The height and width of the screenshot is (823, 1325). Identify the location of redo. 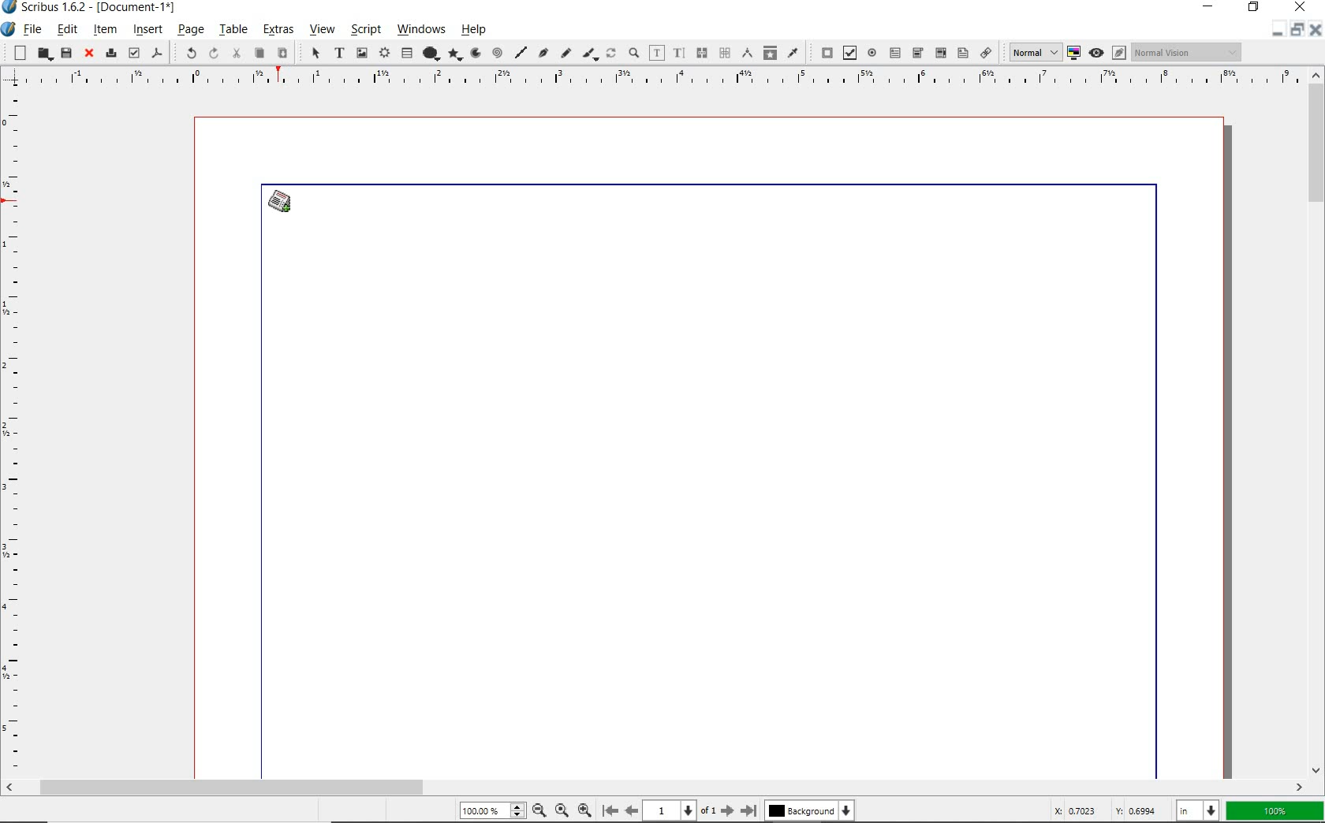
(214, 53).